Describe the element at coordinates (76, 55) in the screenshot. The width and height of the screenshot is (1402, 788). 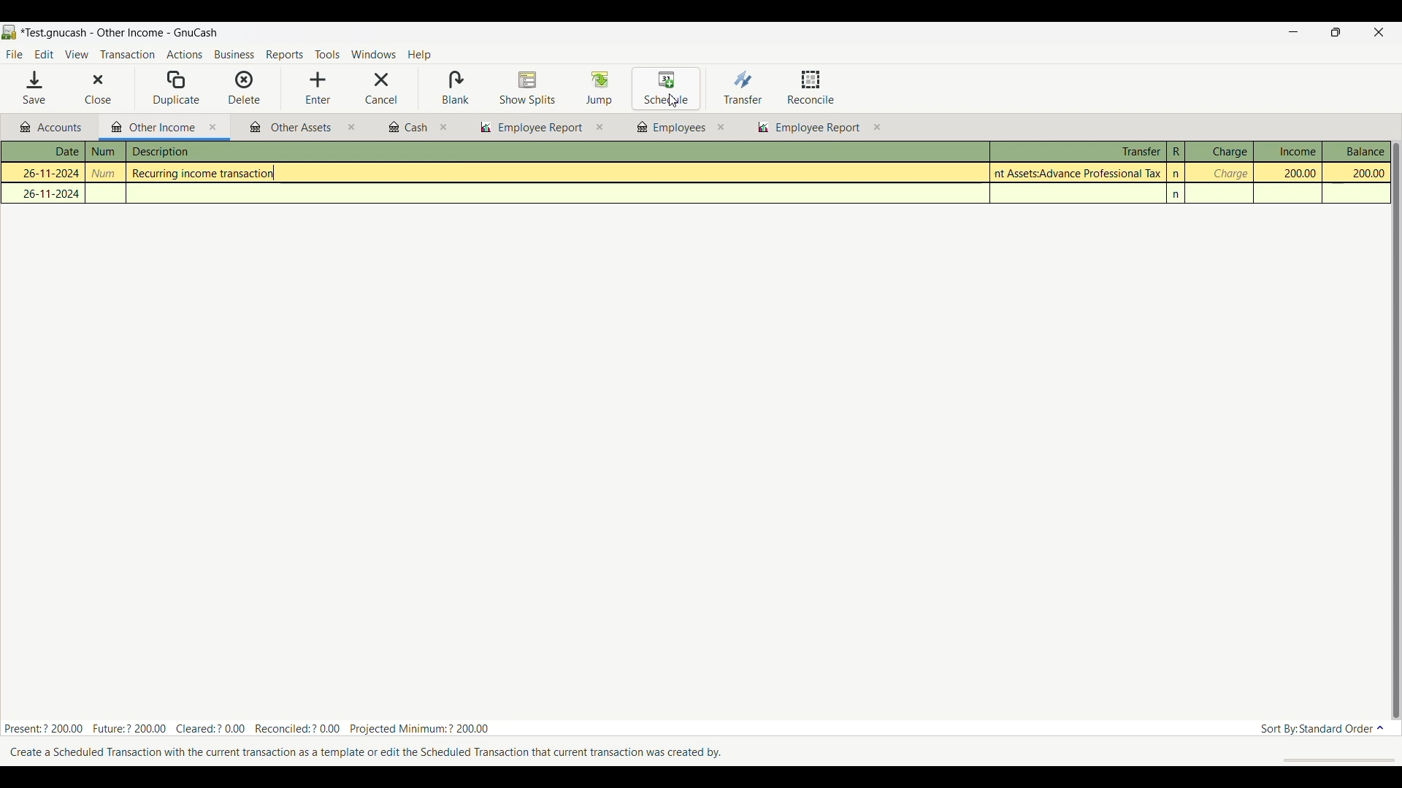
I see `View menu` at that location.